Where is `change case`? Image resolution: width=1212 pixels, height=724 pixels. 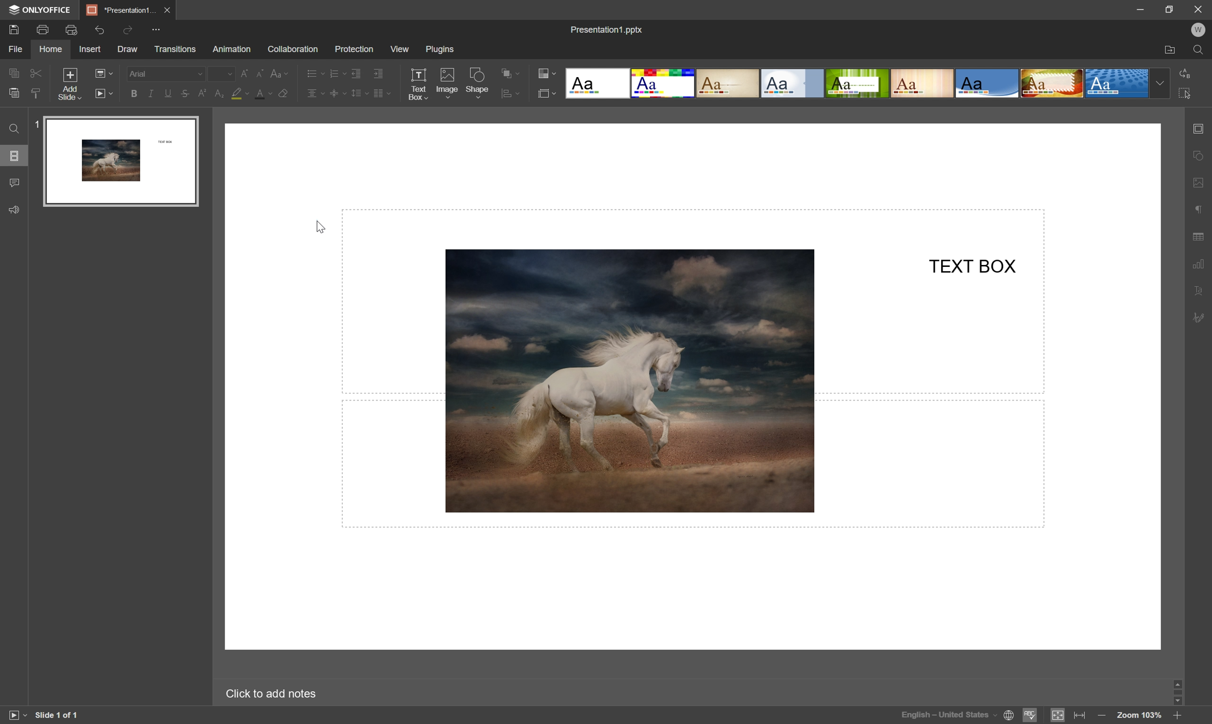 change case is located at coordinates (281, 73).